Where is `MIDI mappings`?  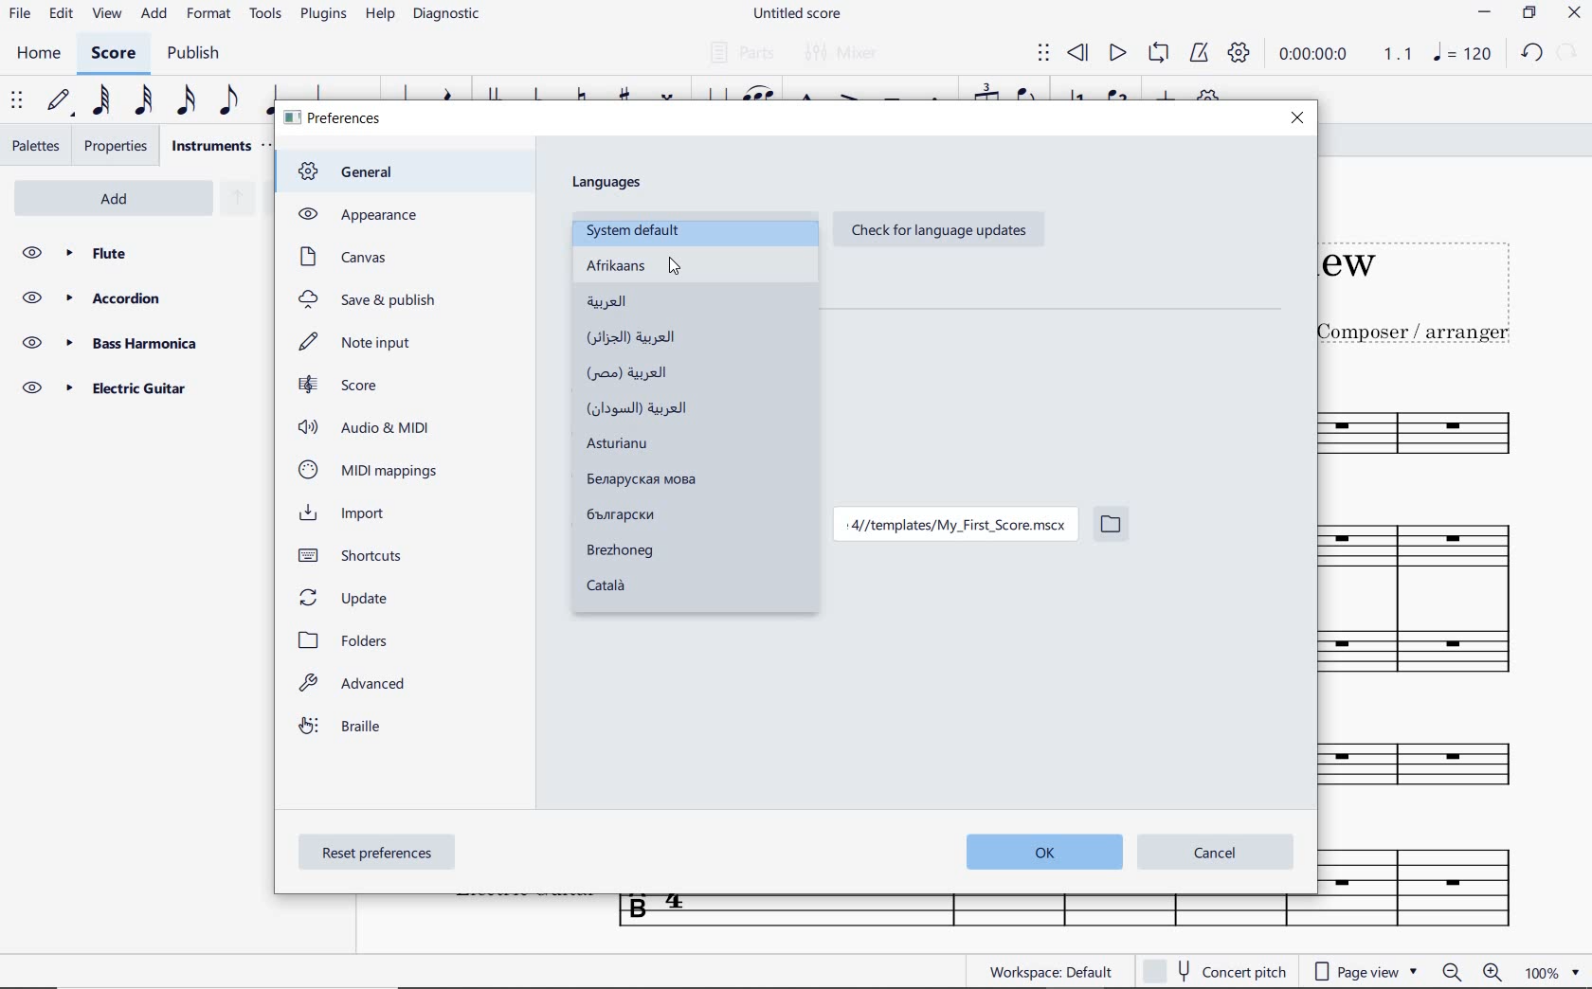
MIDI mappings is located at coordinates (368, 470).